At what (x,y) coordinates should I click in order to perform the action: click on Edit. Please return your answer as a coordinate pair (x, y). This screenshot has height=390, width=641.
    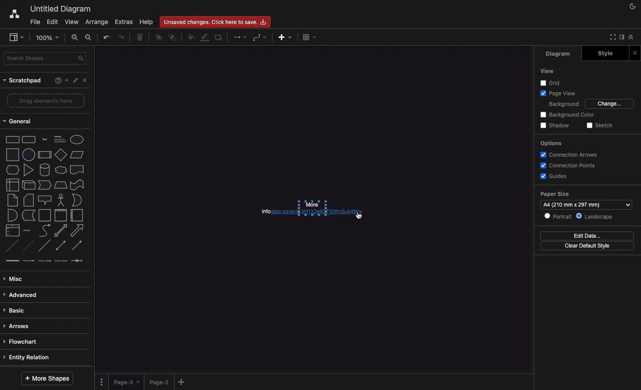
    Looking at the image, I should click on (76, 81).